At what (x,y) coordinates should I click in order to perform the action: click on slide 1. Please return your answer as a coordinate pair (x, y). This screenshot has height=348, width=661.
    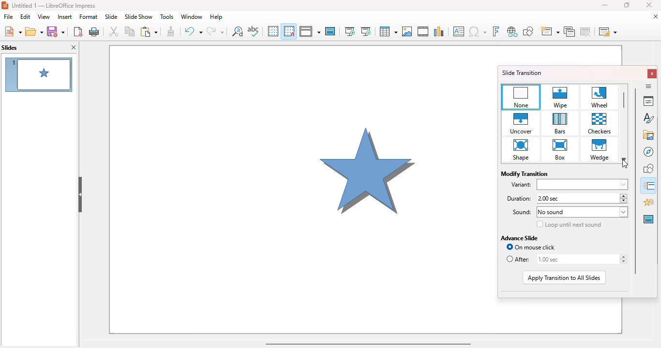
    Looking at the image, I should click on (38, 74).